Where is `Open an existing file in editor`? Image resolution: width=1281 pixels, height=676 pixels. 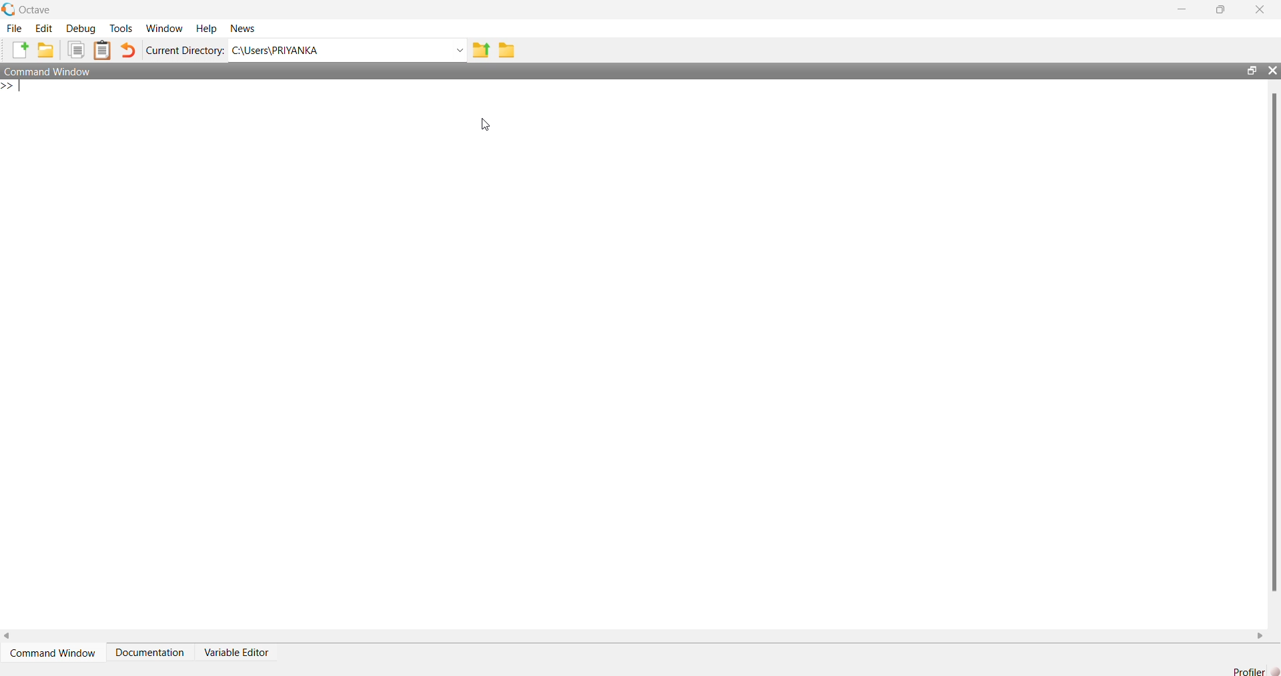 Open an existing file in editor is located at coordinates (46, 50).